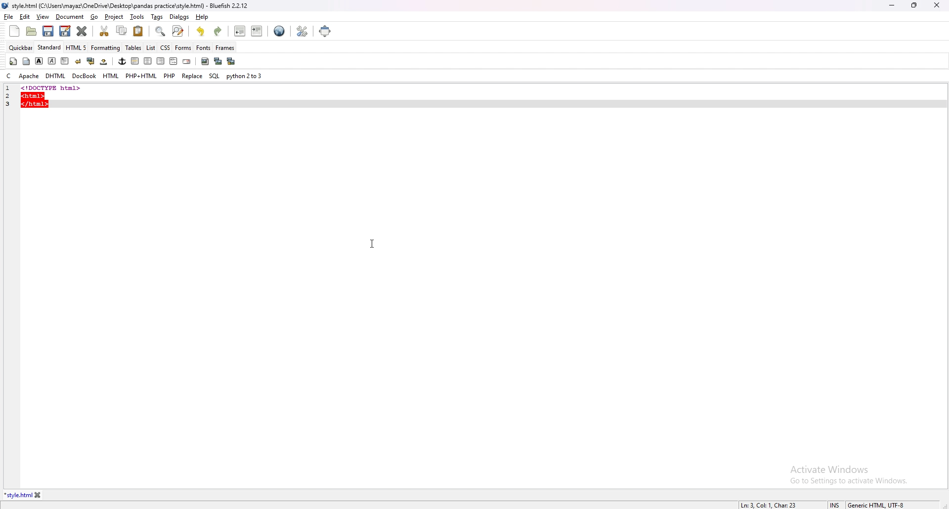 Image resolution: width=949 pixels, height=509 pixels. What do you see at coordinates (192, 76) in the screenshot?
I see `replace` at bounding box center [192, 76].